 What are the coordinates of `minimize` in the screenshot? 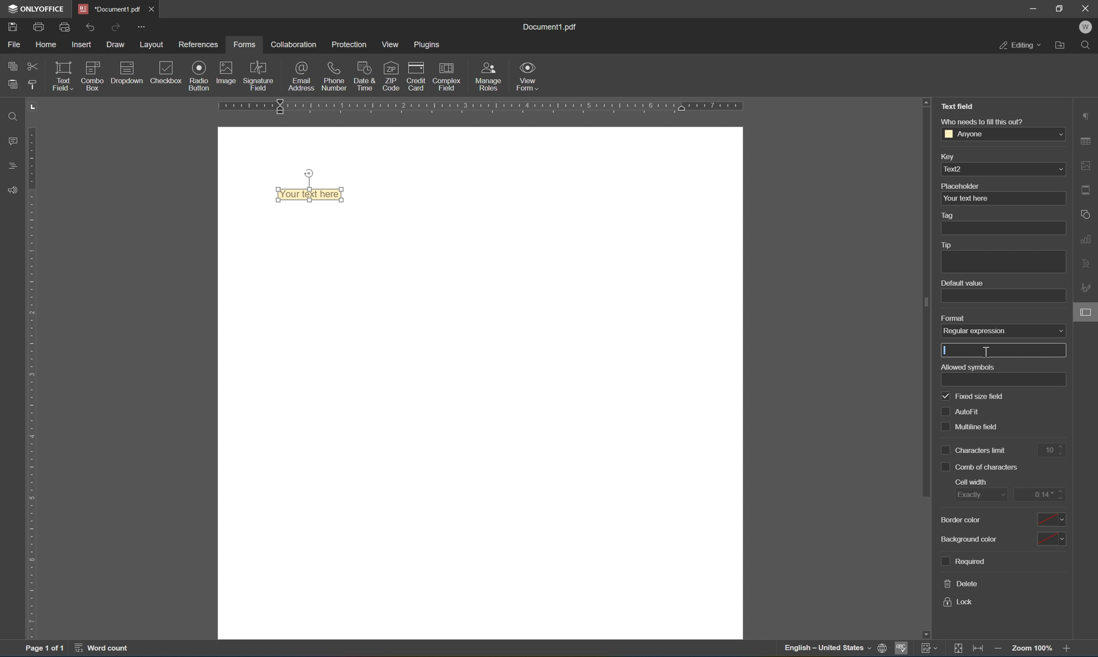 It's located at (1033, 9).